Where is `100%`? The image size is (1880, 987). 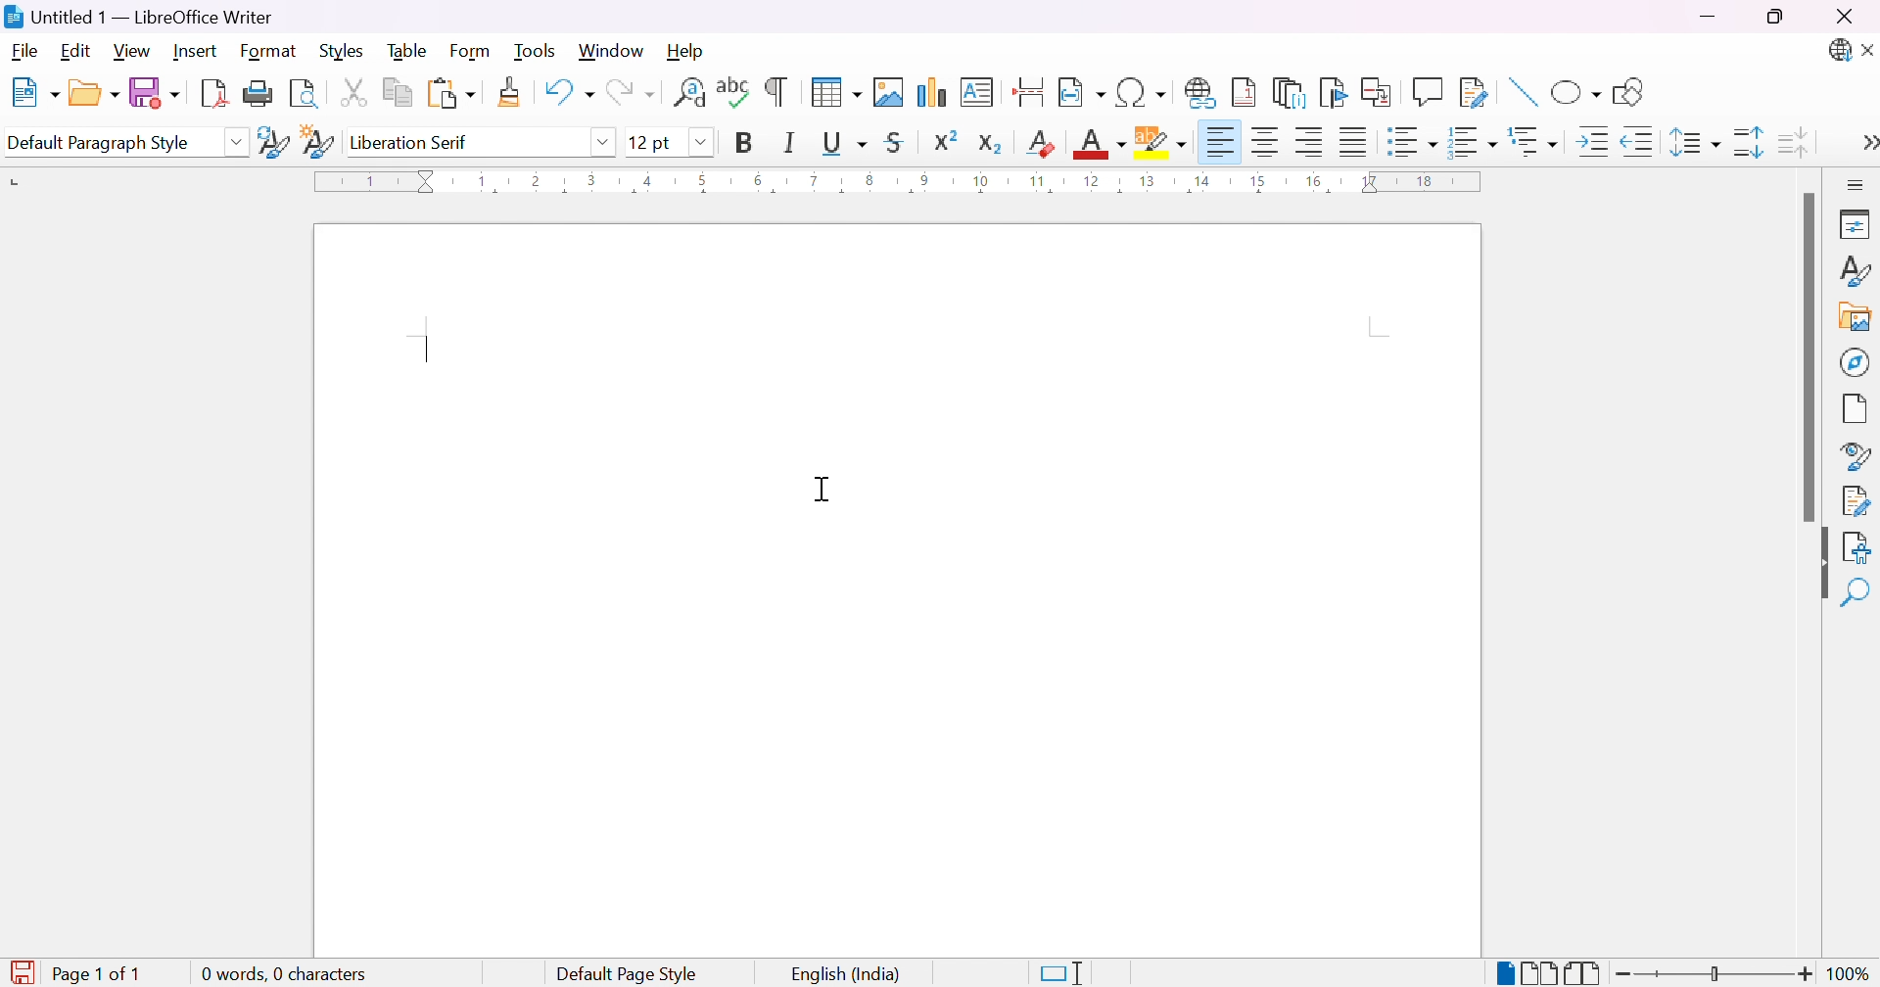
100% is located at coordinates (1850, 974).